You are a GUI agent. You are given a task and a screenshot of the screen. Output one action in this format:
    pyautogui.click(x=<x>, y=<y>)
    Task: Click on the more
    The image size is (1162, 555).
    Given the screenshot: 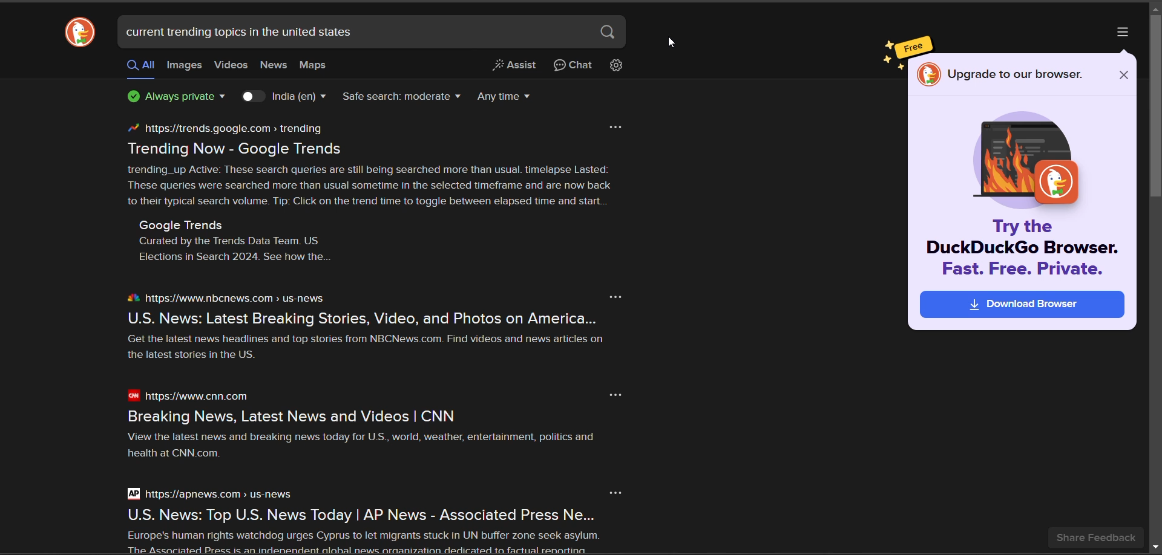 What is the action you would take?
    pyautogui.click(x=615, y=297)
    